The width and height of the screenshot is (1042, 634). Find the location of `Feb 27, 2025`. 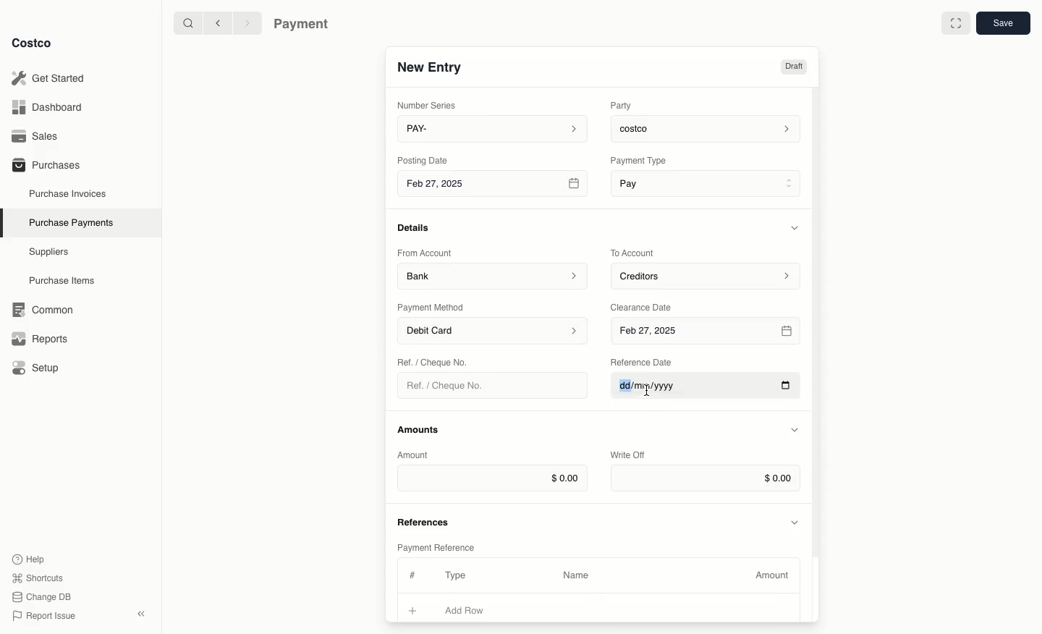

Feb 27, 2025 is located at coordinates (708, 331).